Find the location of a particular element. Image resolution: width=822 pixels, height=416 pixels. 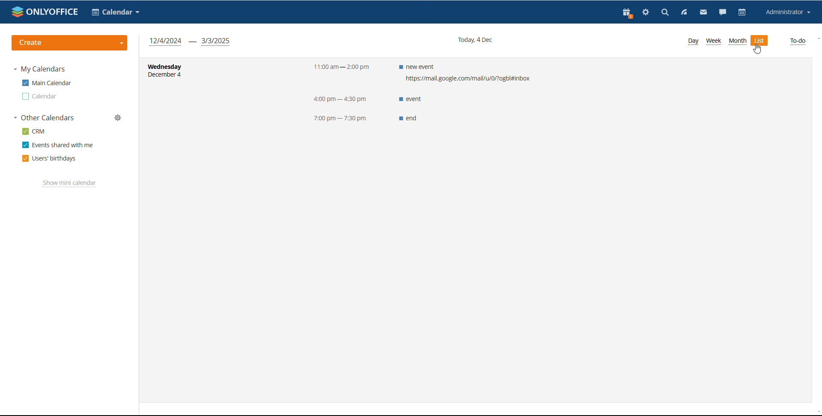

select application is located at coordinates (116, 12).